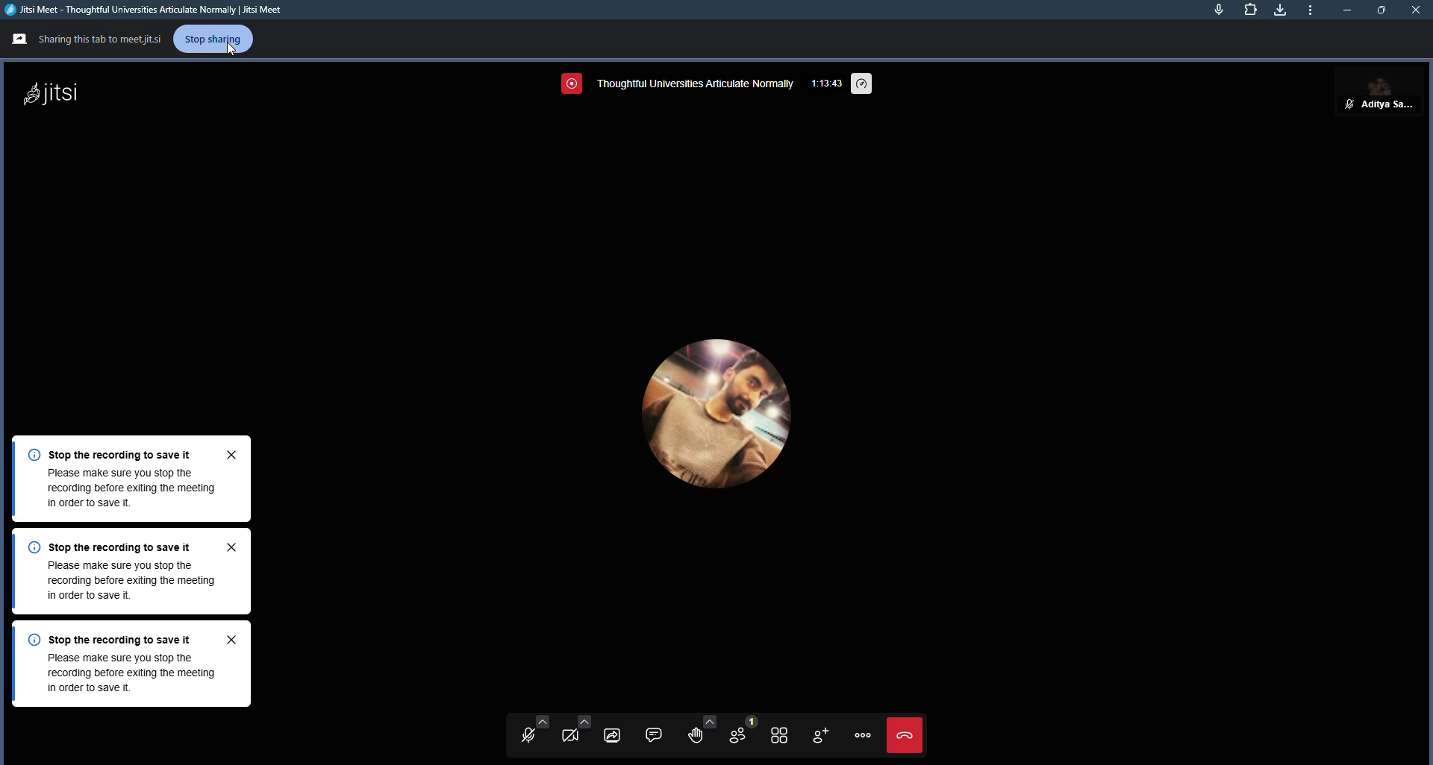 This screenshot has height=765, width=1433. I want to click on close, so click(234, 545).